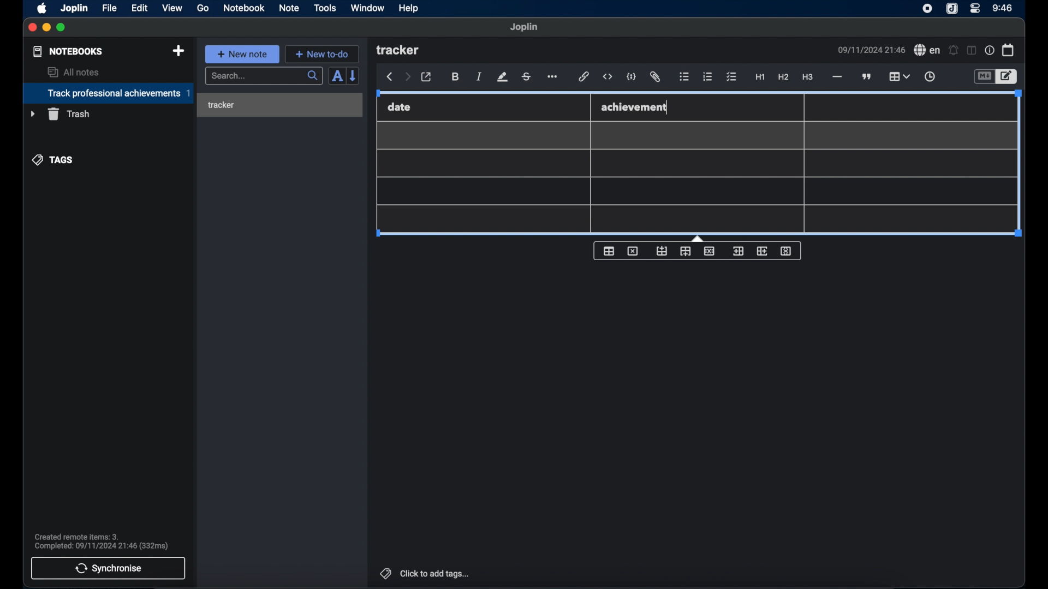  I want to click on horizontal line, so click(837, 77).